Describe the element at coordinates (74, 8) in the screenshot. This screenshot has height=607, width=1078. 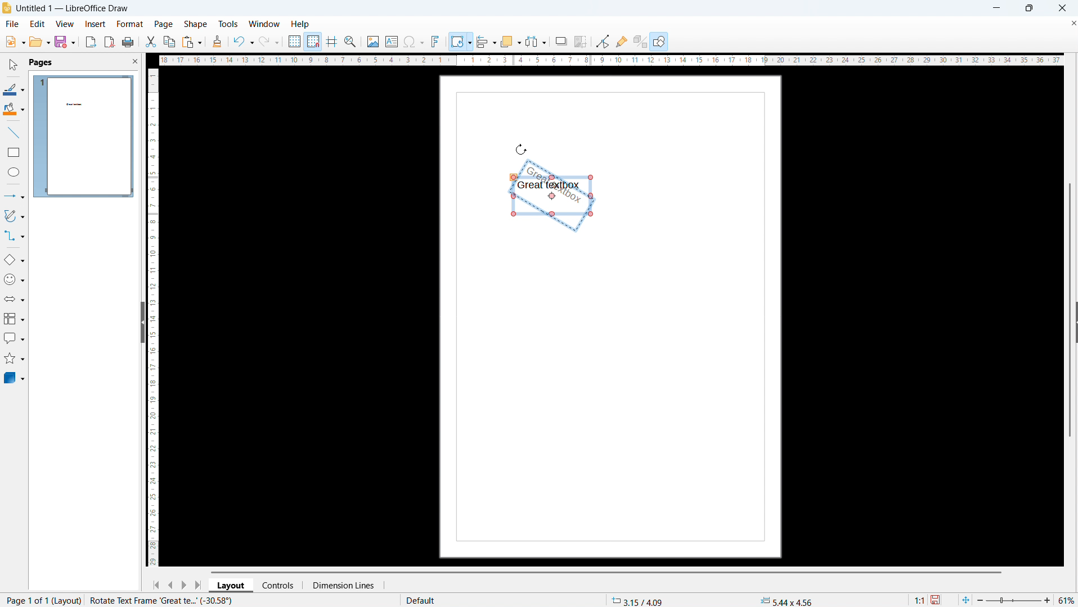
I see `document title` at that location.